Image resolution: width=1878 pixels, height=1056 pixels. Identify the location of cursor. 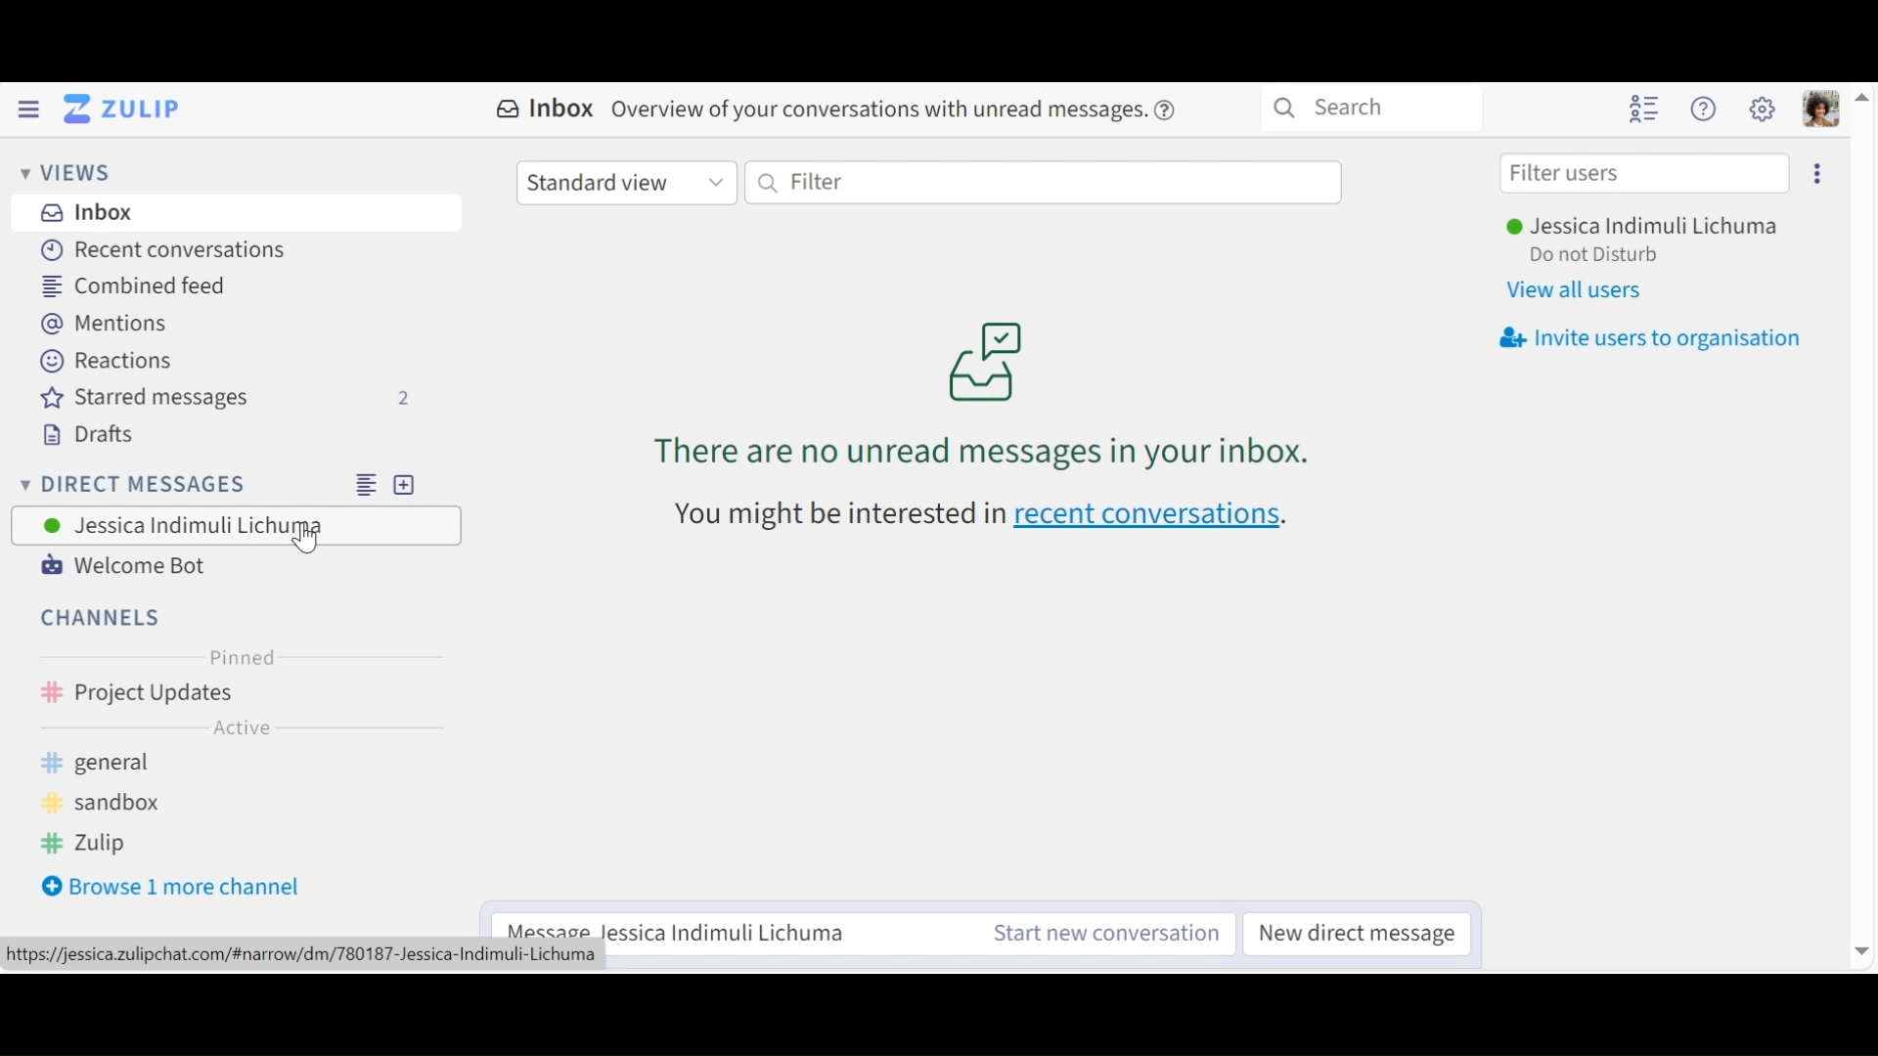
(312, 545).